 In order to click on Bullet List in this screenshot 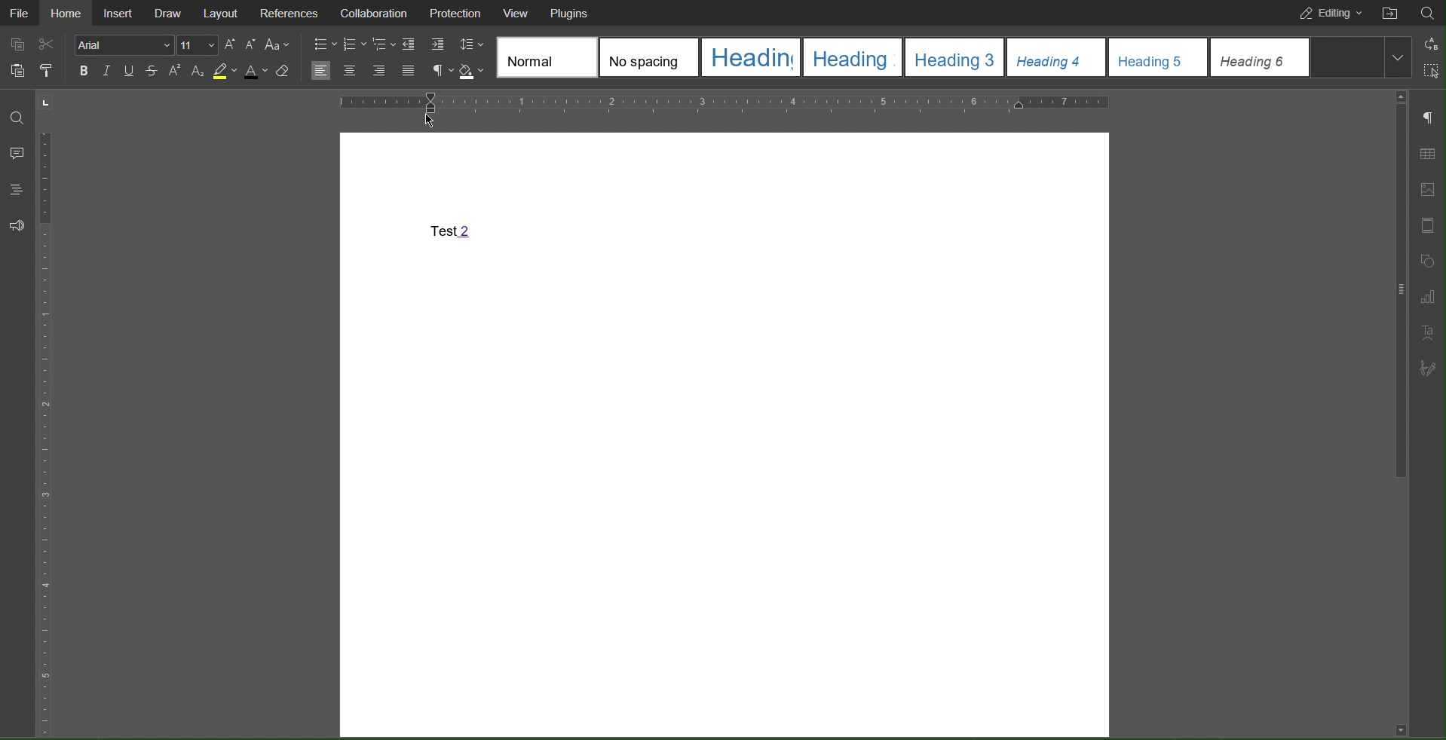, I will do `click(324, 44)`.